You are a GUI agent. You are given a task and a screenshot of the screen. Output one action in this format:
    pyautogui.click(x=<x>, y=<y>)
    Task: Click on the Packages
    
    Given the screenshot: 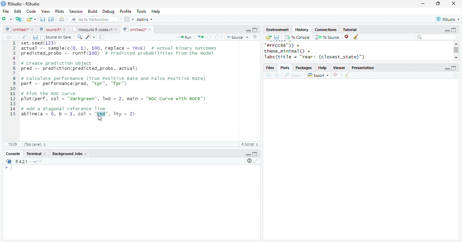 What is the action you would take?
    pyautogui.click(x=304, y=68)
    